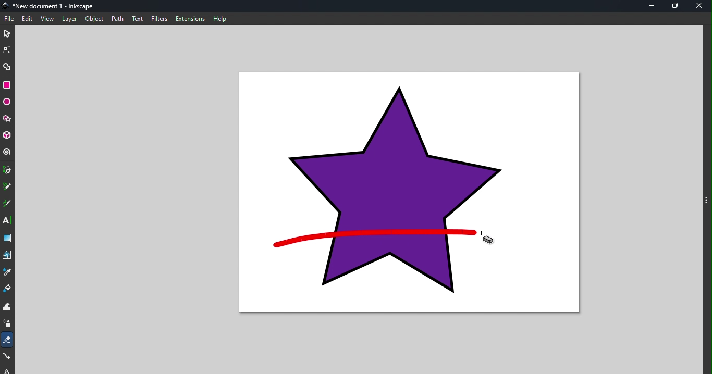 This screenshot has height=374, width=712. Describe the element at coordinates (7, 220) in the screenshot. I see `text tool` at that location.